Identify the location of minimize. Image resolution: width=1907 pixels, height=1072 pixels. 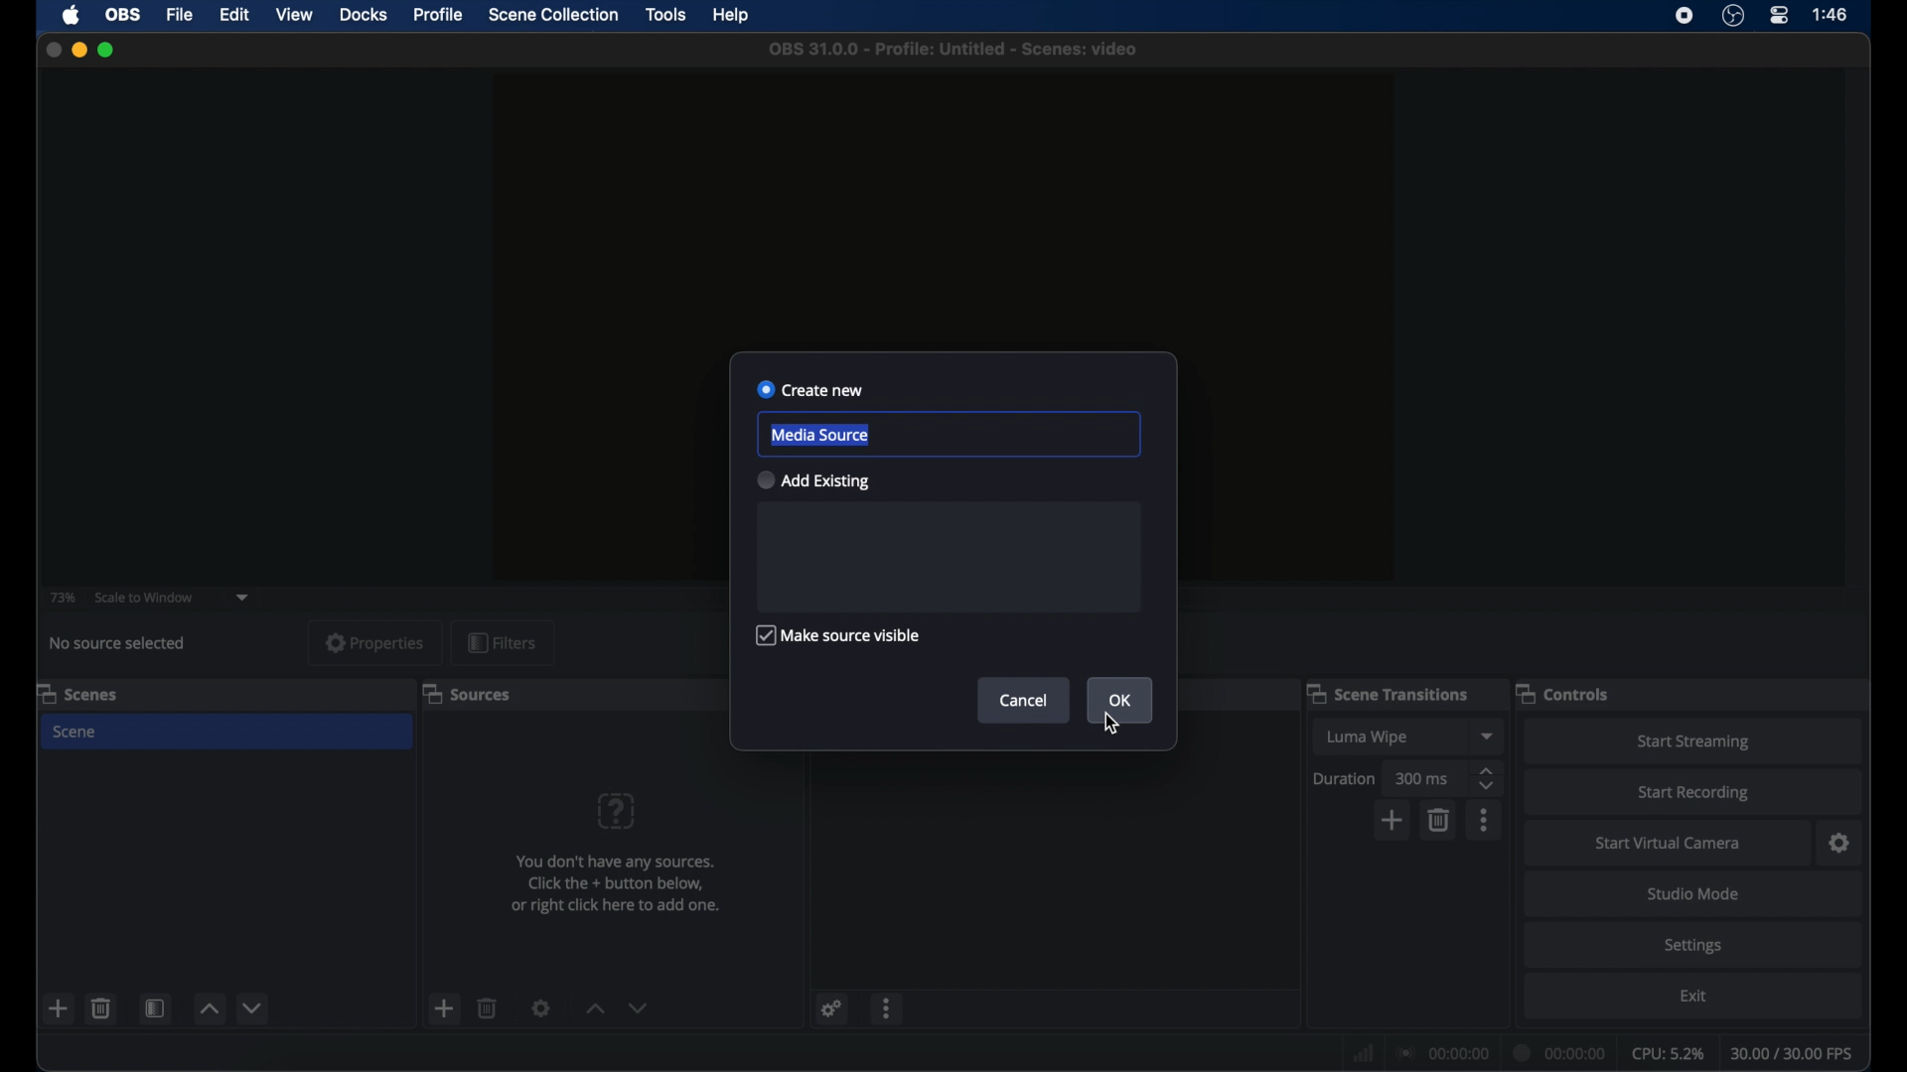
(78, 50).